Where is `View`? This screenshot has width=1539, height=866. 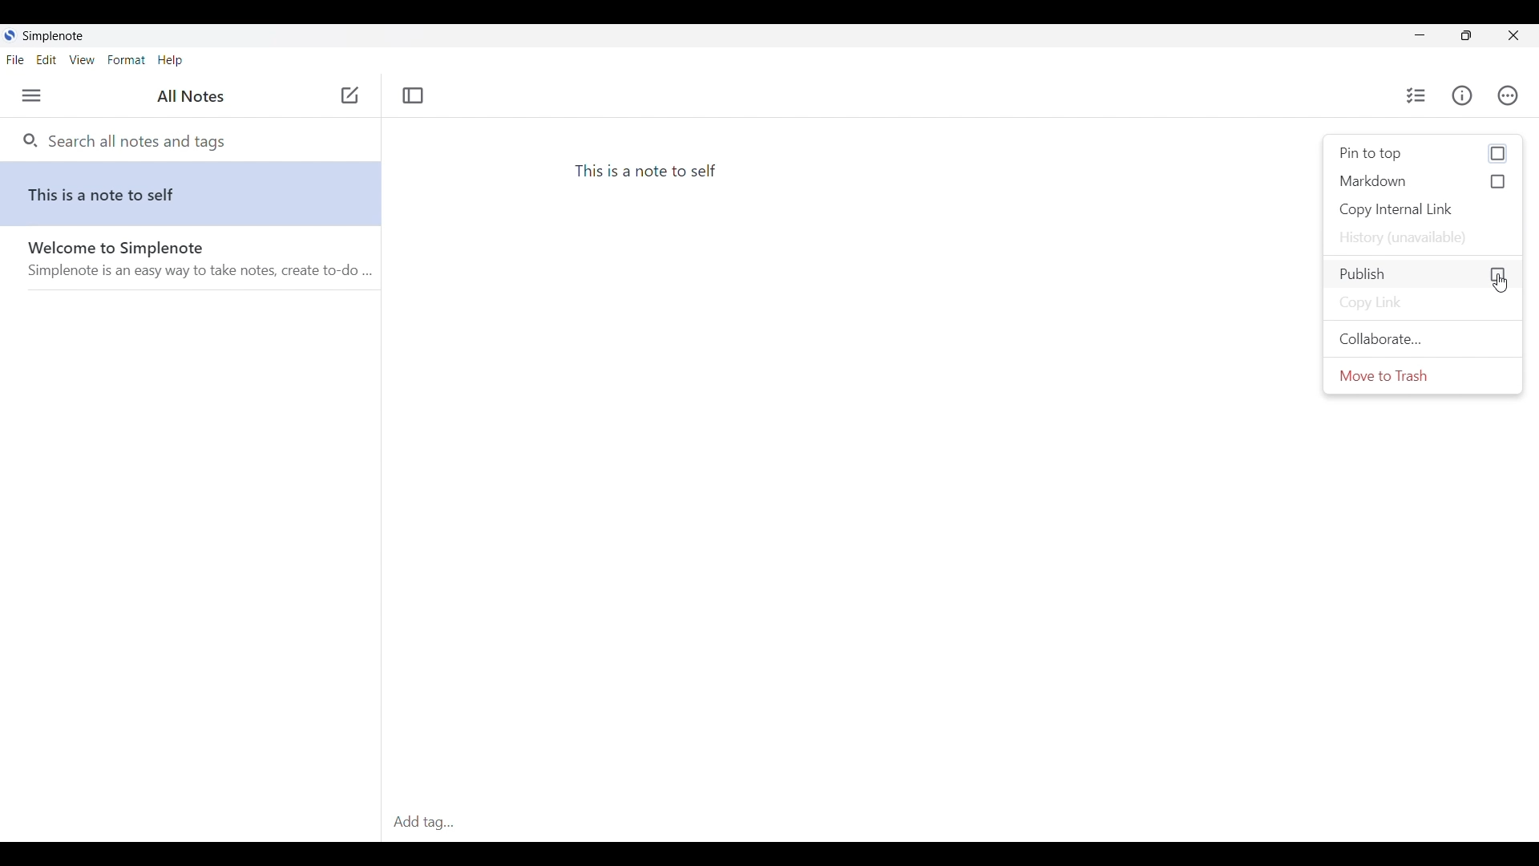
View is located at coordinates (82, 60).